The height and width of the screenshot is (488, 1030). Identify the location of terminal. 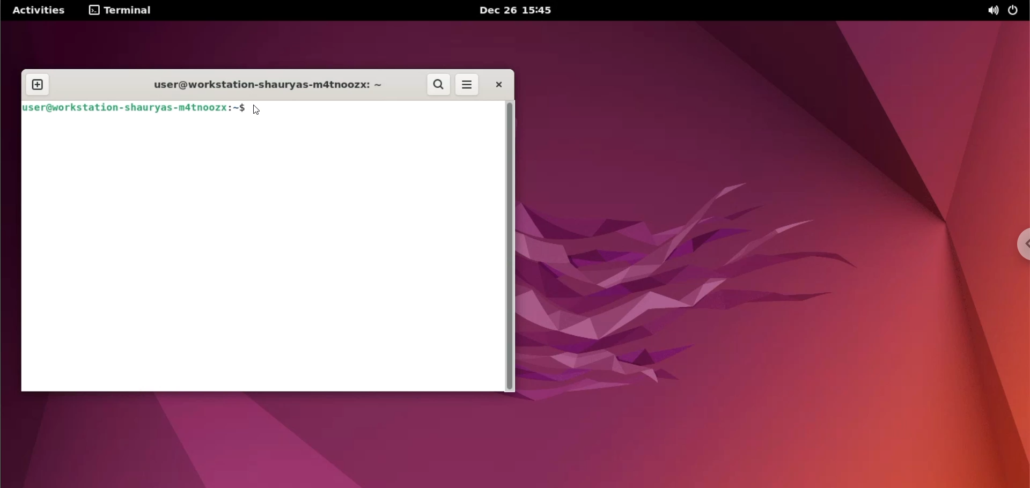
(121, 11).